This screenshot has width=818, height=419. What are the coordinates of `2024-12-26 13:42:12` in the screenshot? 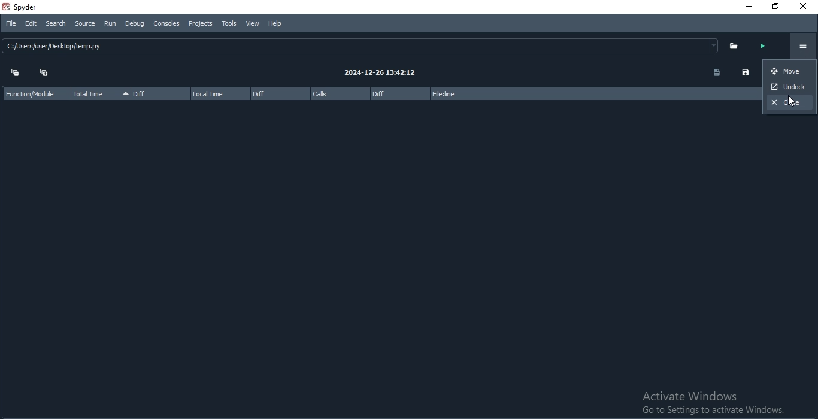 It's located at (381, 72).